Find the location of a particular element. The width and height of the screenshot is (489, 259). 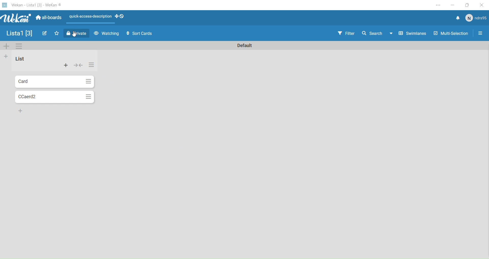

Filter is located at coordinates (346, 34).